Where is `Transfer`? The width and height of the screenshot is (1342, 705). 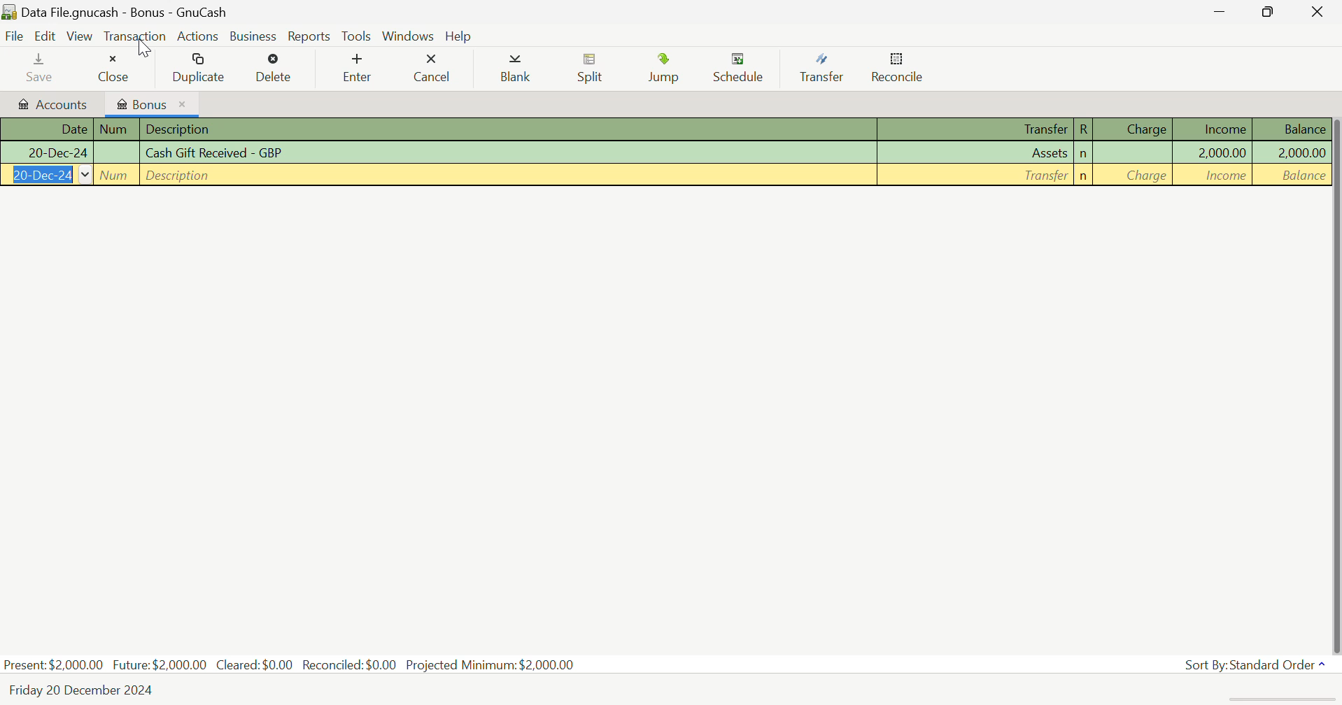
Transfer is located at coordinates (827, 69).